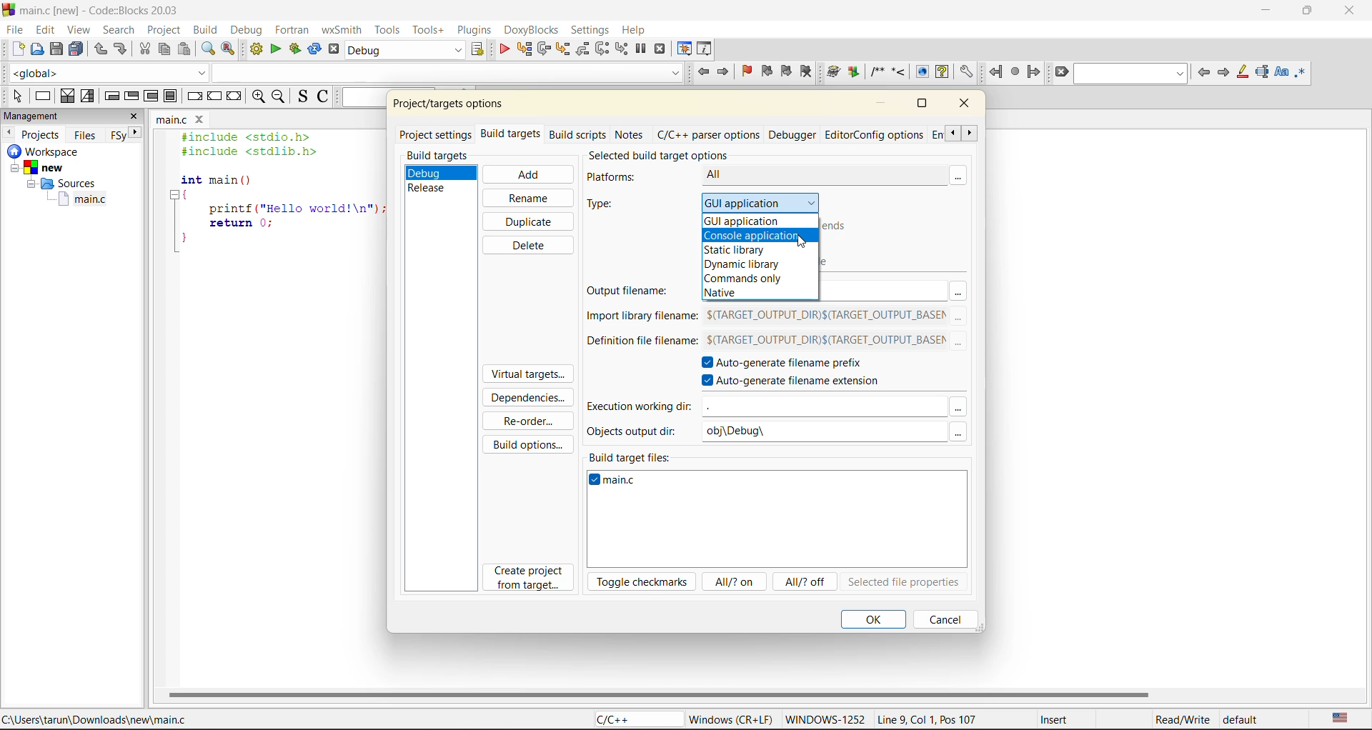 The image size is (1372, 730). What do you see at coordinates (1243, 72) in the screenshot?
I see `higlight` at bounding box center [1243, 72].